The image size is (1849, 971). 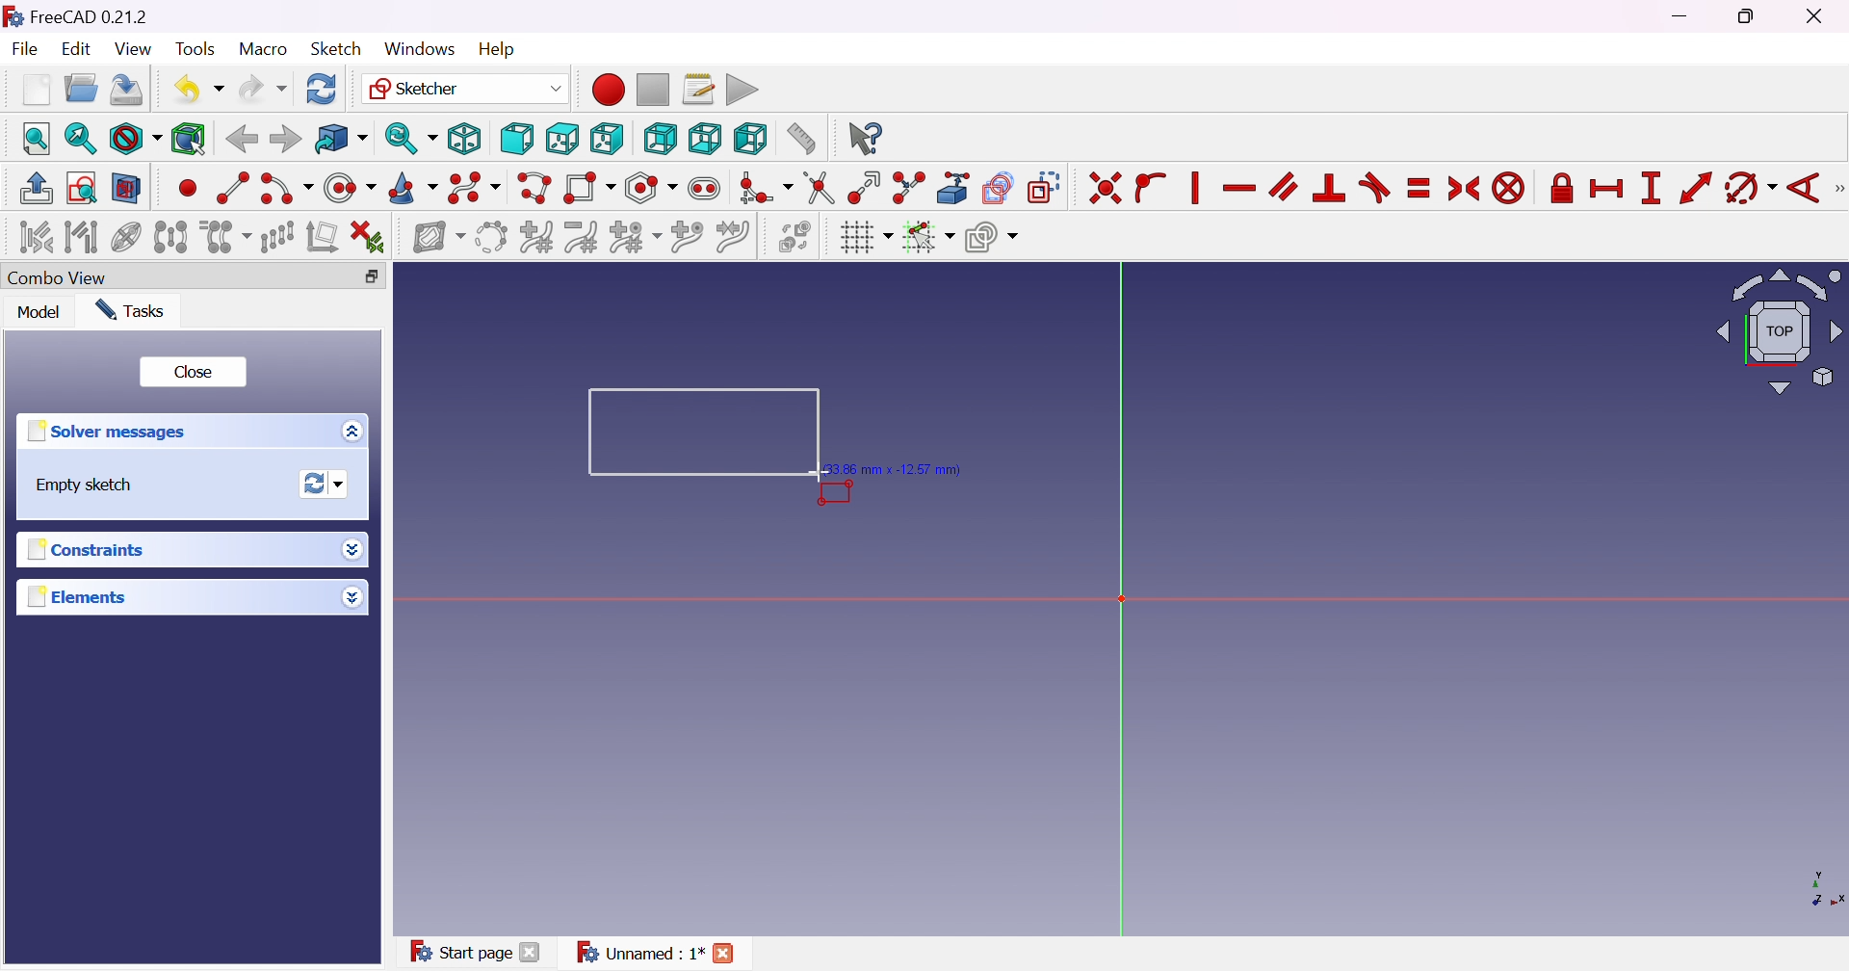 What do you see at coordinates (991, 236) in the screenshot?
I see `Configure rendering order` at bounding box center [991, 236].